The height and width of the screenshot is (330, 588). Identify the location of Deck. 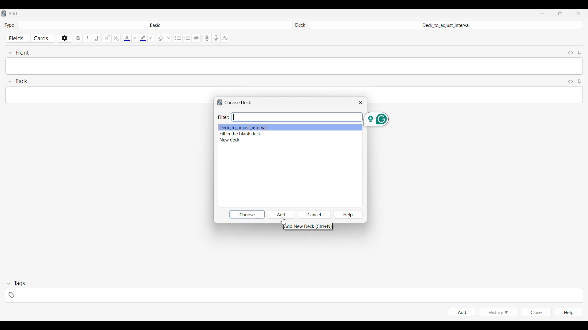
(290, 128).